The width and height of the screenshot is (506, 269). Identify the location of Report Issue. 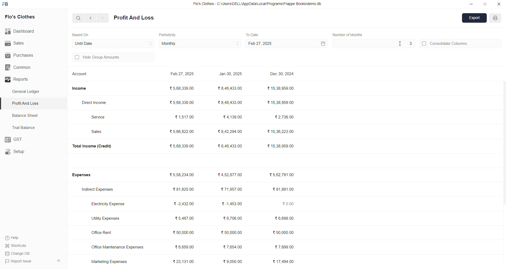
(19, 261).